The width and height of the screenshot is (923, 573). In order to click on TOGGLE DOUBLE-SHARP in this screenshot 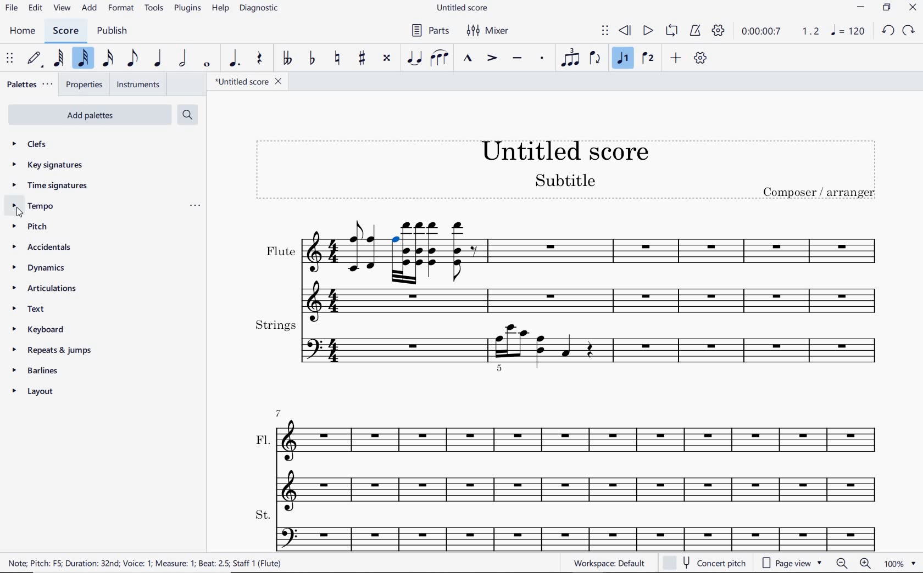, I will do `click(386, 59)`.